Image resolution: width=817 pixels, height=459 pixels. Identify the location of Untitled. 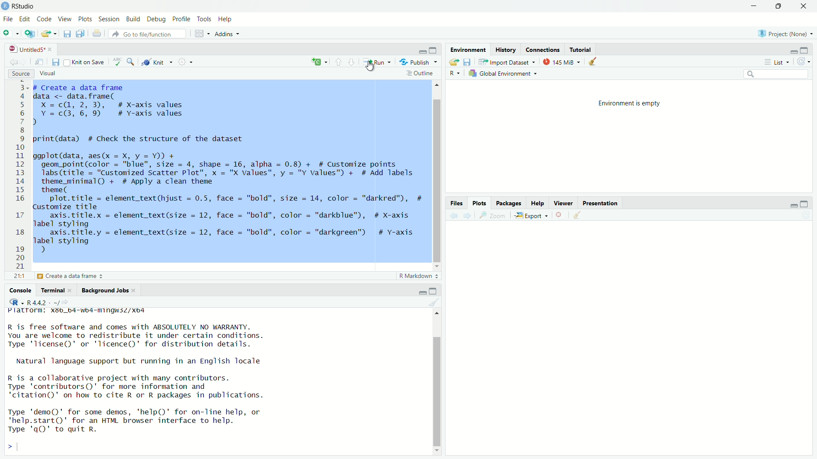
(29, 50).